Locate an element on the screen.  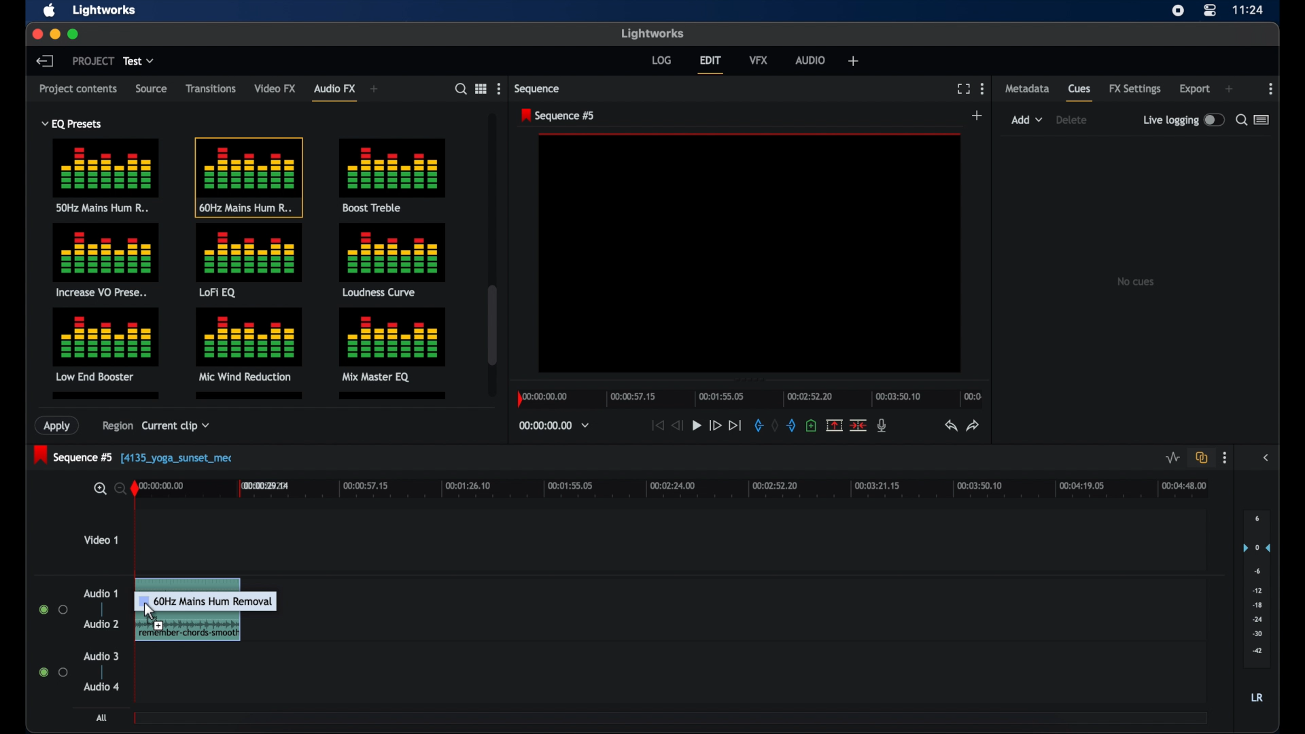
timeline scale is located at coordinates (684, 491).